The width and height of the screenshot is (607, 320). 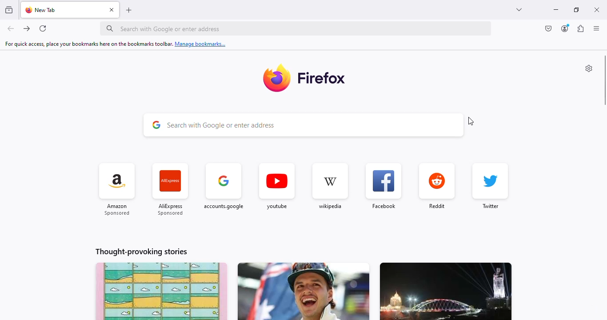 I want to click on logo, so click(x=276, y=79).